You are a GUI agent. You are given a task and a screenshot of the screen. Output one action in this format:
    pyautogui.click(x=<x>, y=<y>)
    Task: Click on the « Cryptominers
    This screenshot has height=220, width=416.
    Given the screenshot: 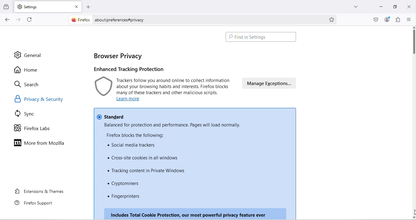 What is the action you would take?
    pyautogui.click(x=126, y=184)
    